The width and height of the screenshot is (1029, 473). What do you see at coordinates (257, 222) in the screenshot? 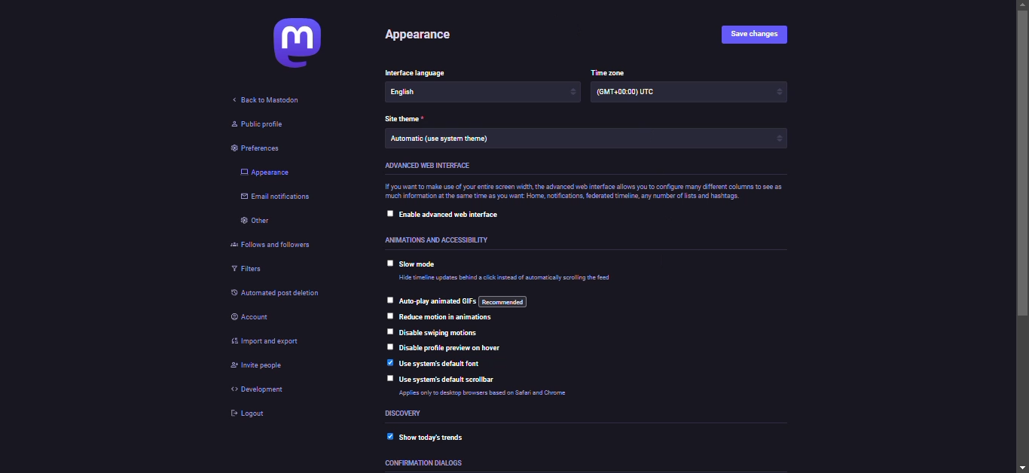
I see `other` at bounding box center [257, 222].